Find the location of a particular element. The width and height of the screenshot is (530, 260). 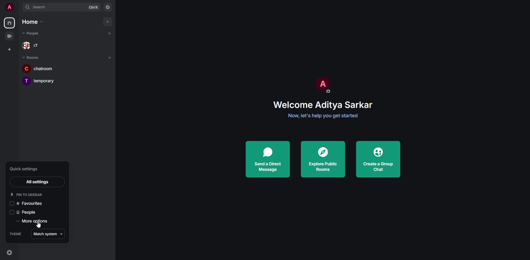

search is located at coordinates (41, 7).